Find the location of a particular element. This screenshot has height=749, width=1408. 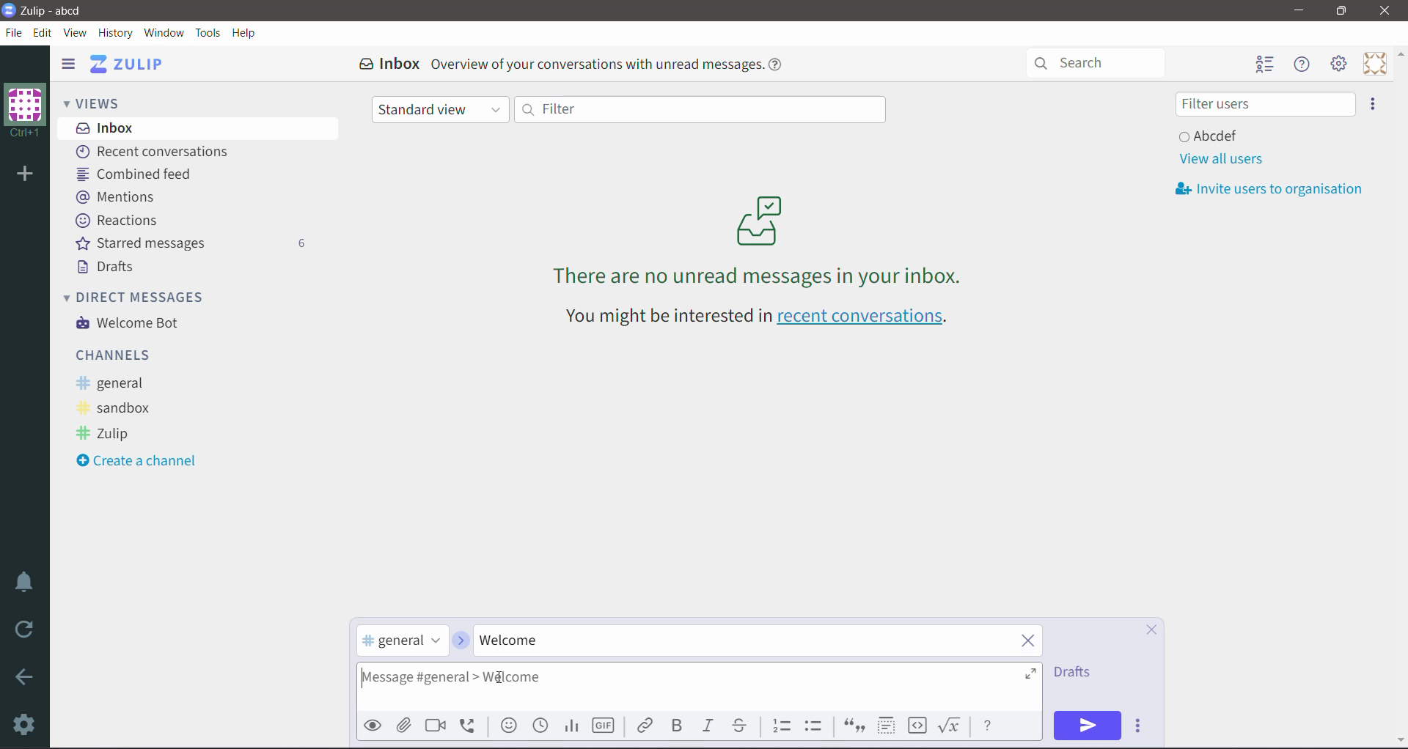

Quote is located at coordinates (853, 727).